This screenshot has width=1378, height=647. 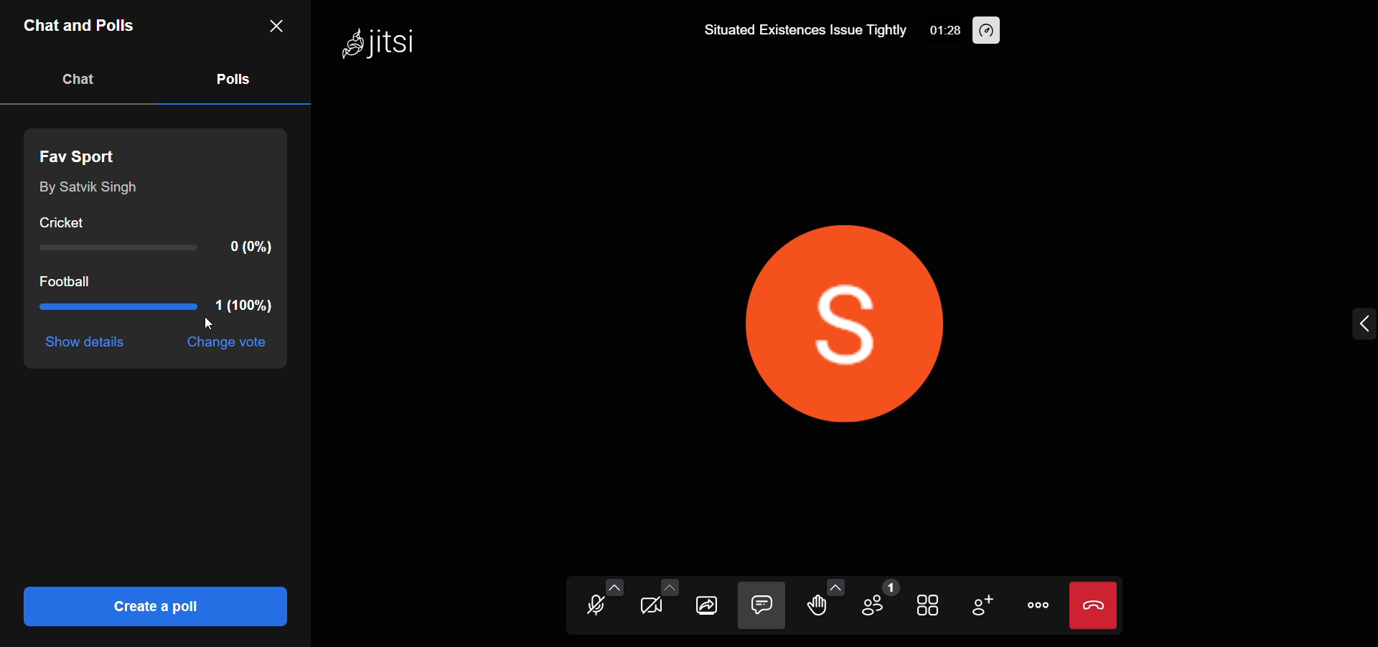 What do you see at coordinates (999, 33) in the screenshot?
I see `performance setting` at bounding box center [999, 33].